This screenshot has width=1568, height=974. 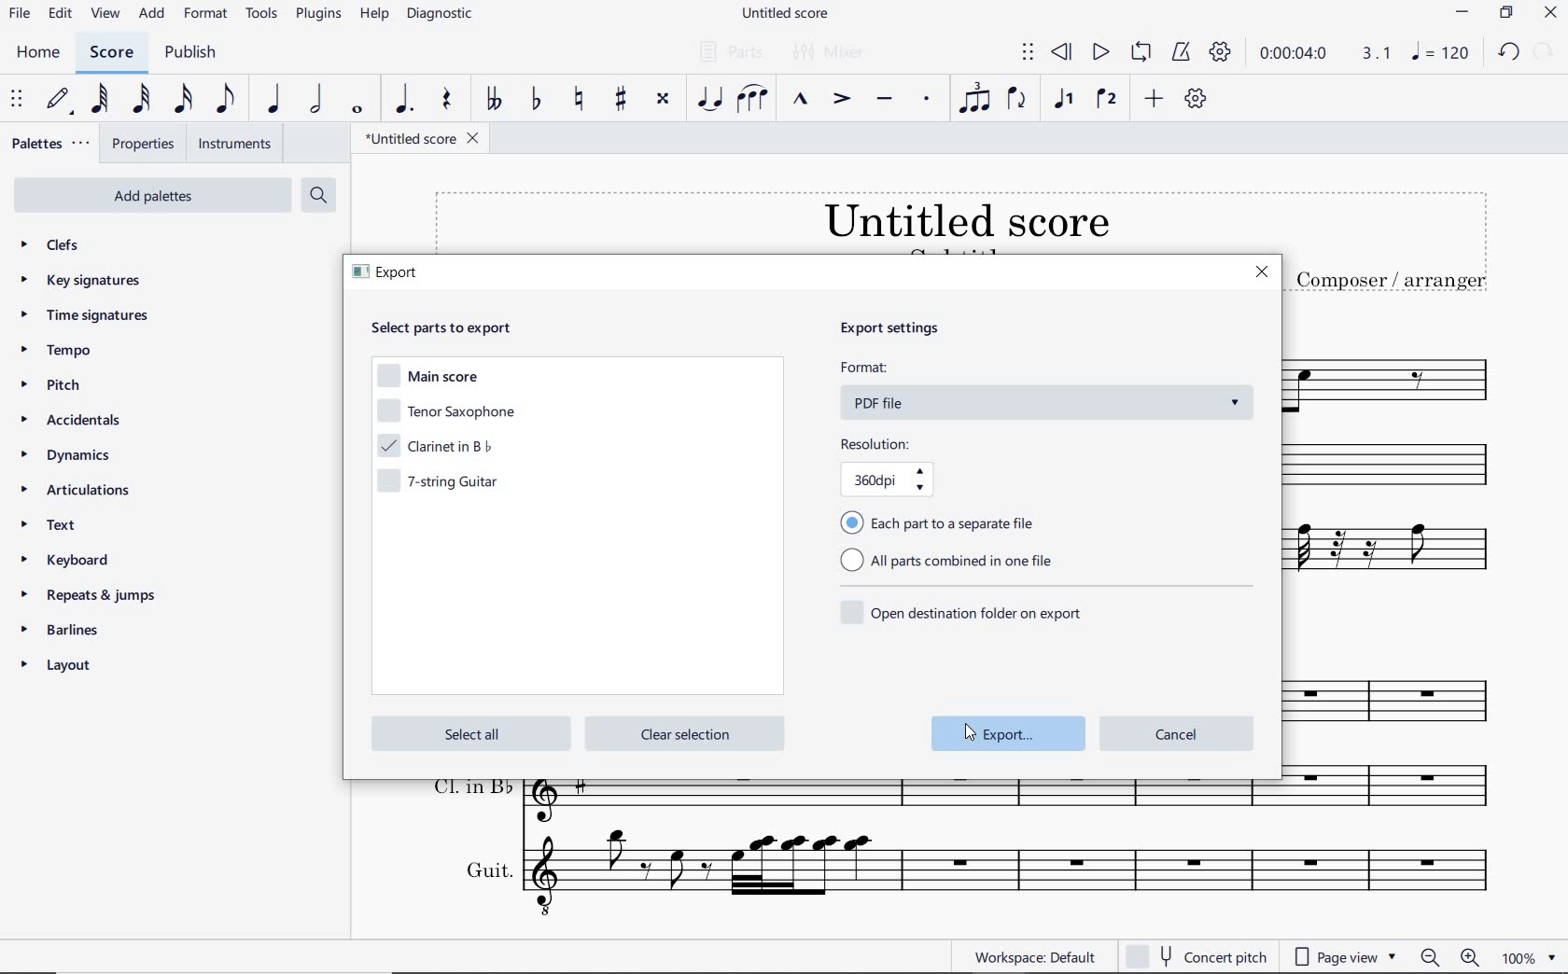 I want to click on PLAYBACK SETTINGS, so click(x=1223, y=54).